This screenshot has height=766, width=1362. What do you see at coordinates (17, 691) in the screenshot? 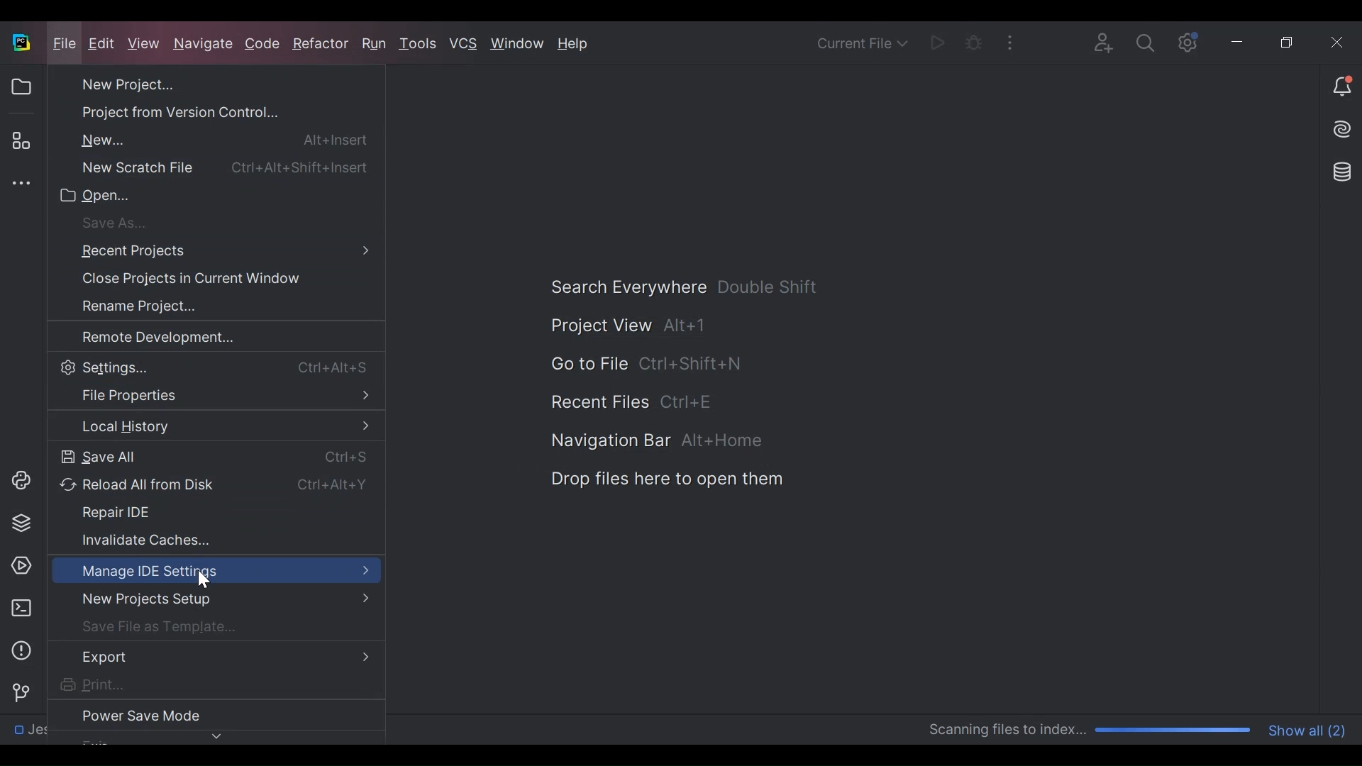
I see `Git` at bounding box center [17, 691].